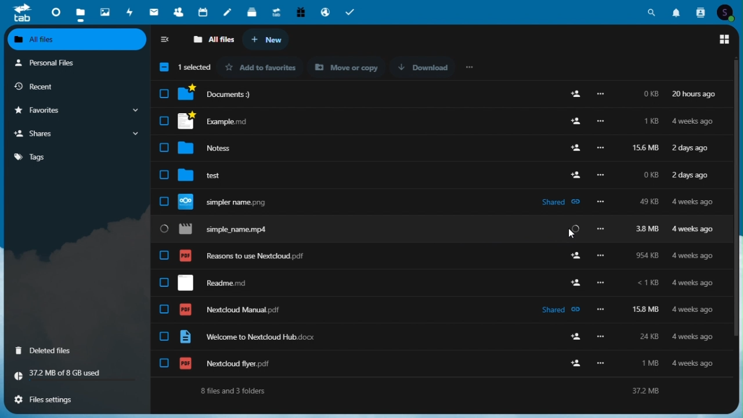  I want to click on All files, so click(214, 39).